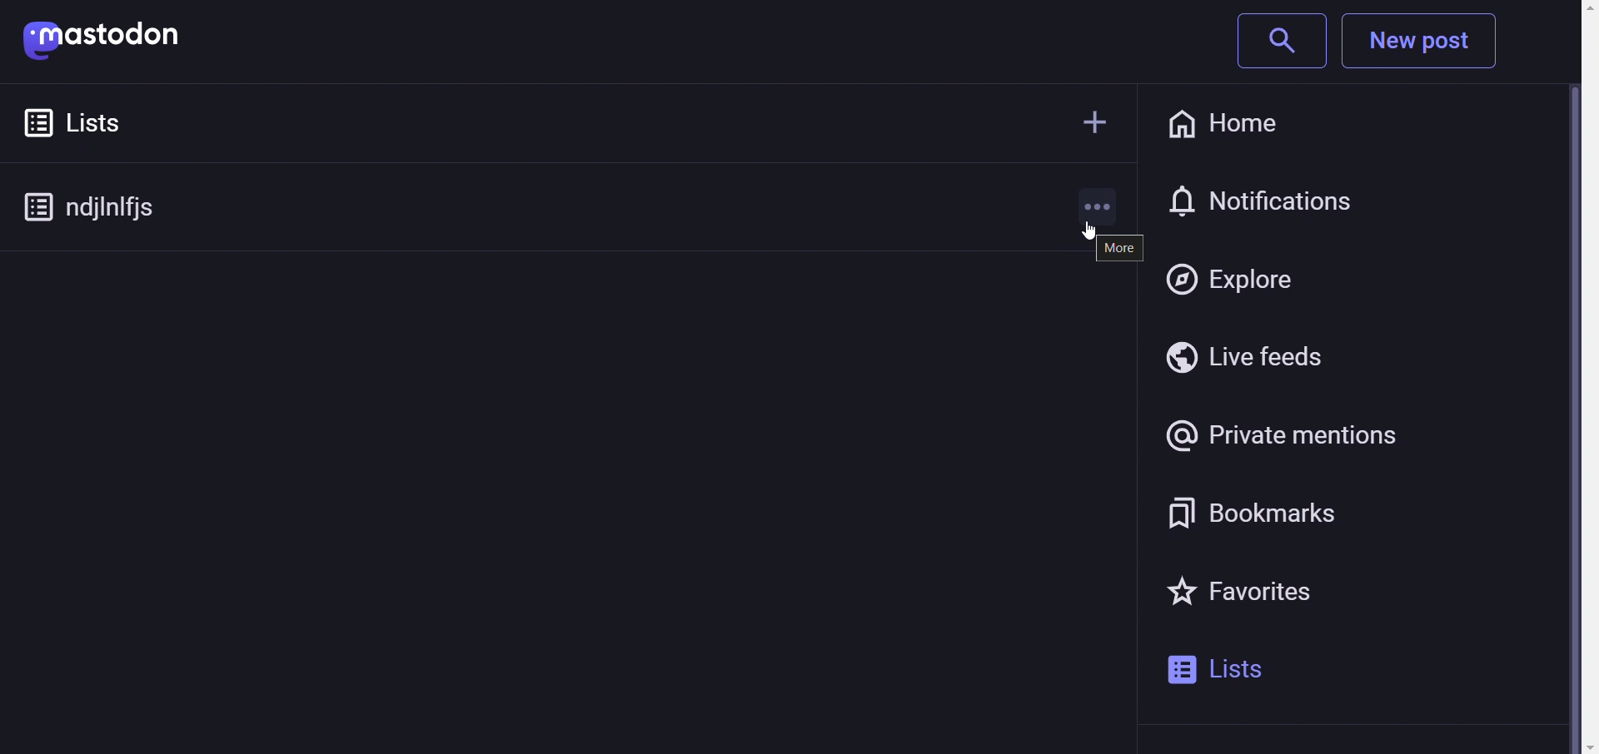  Describe the element at coordinates (1293, 434) in the screenshot. I see `private mentions` at that location.